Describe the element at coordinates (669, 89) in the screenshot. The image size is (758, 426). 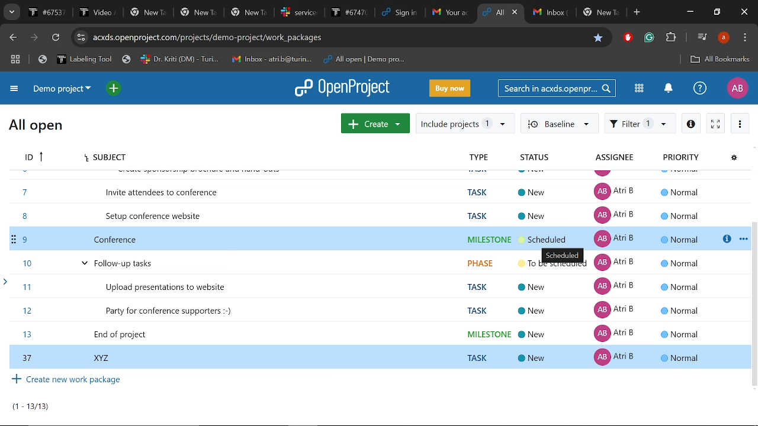
I see `Notifications` at that location.